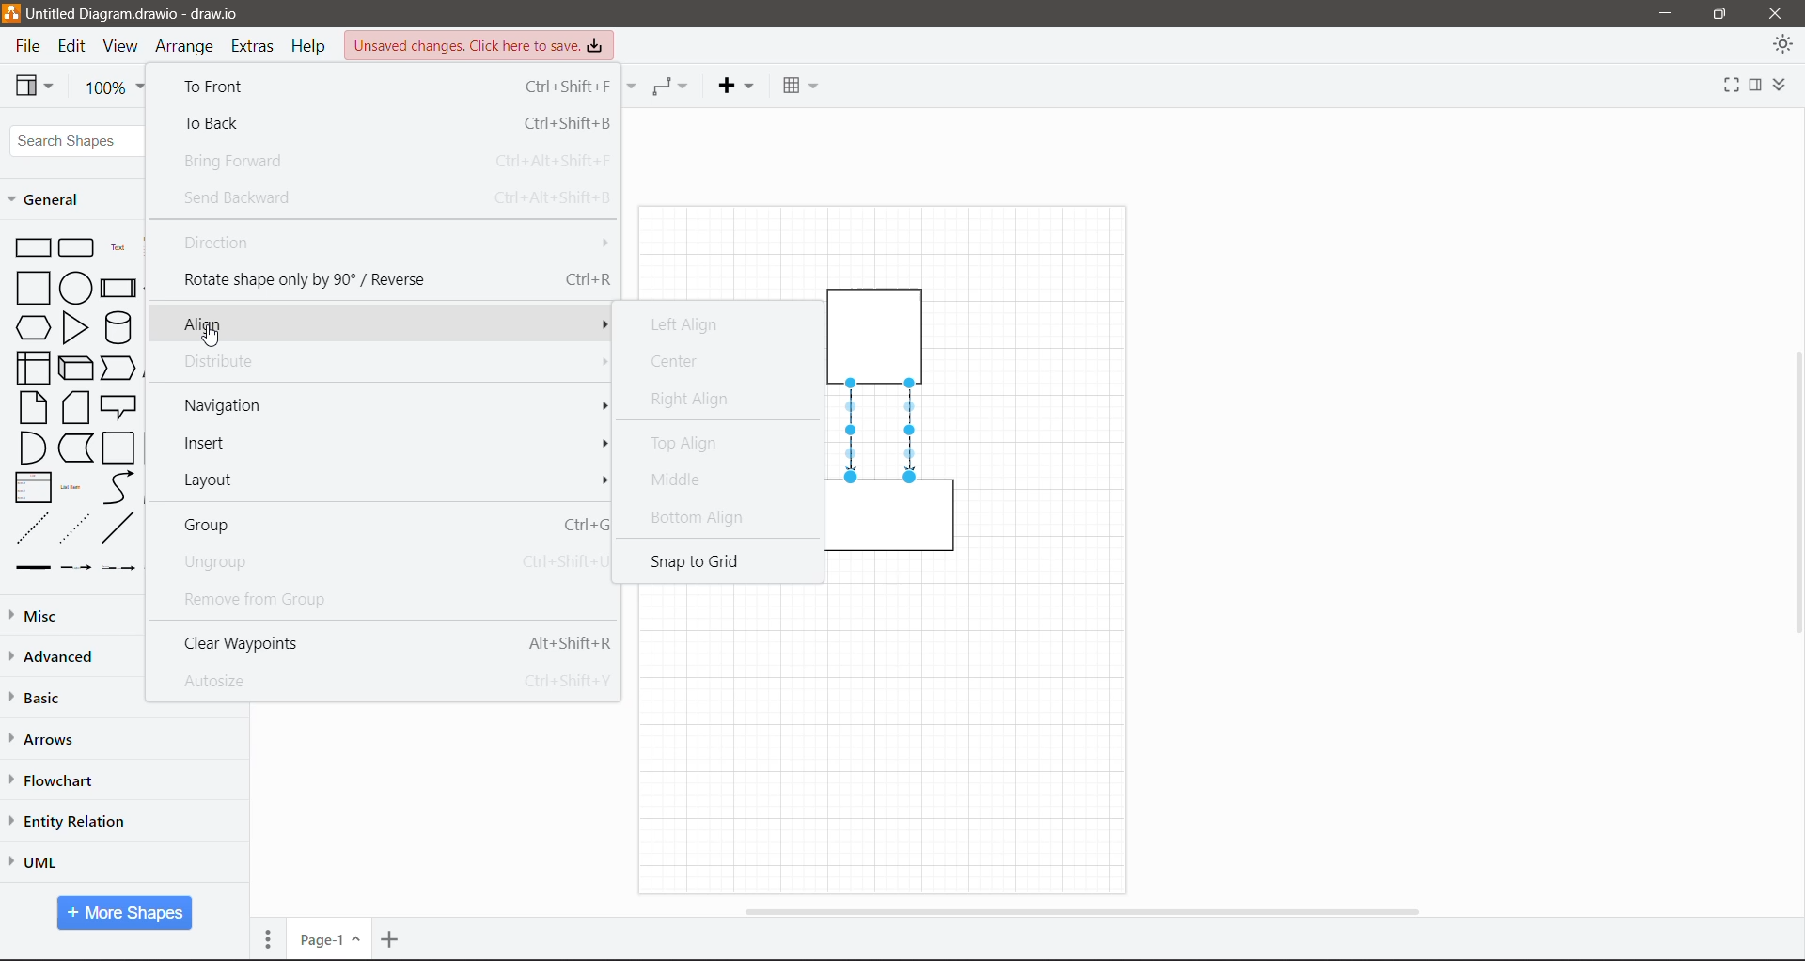  What do you see at coordinates (735, 86) in the screenshot?
I see `Insert` at bounding box center [735, 86].